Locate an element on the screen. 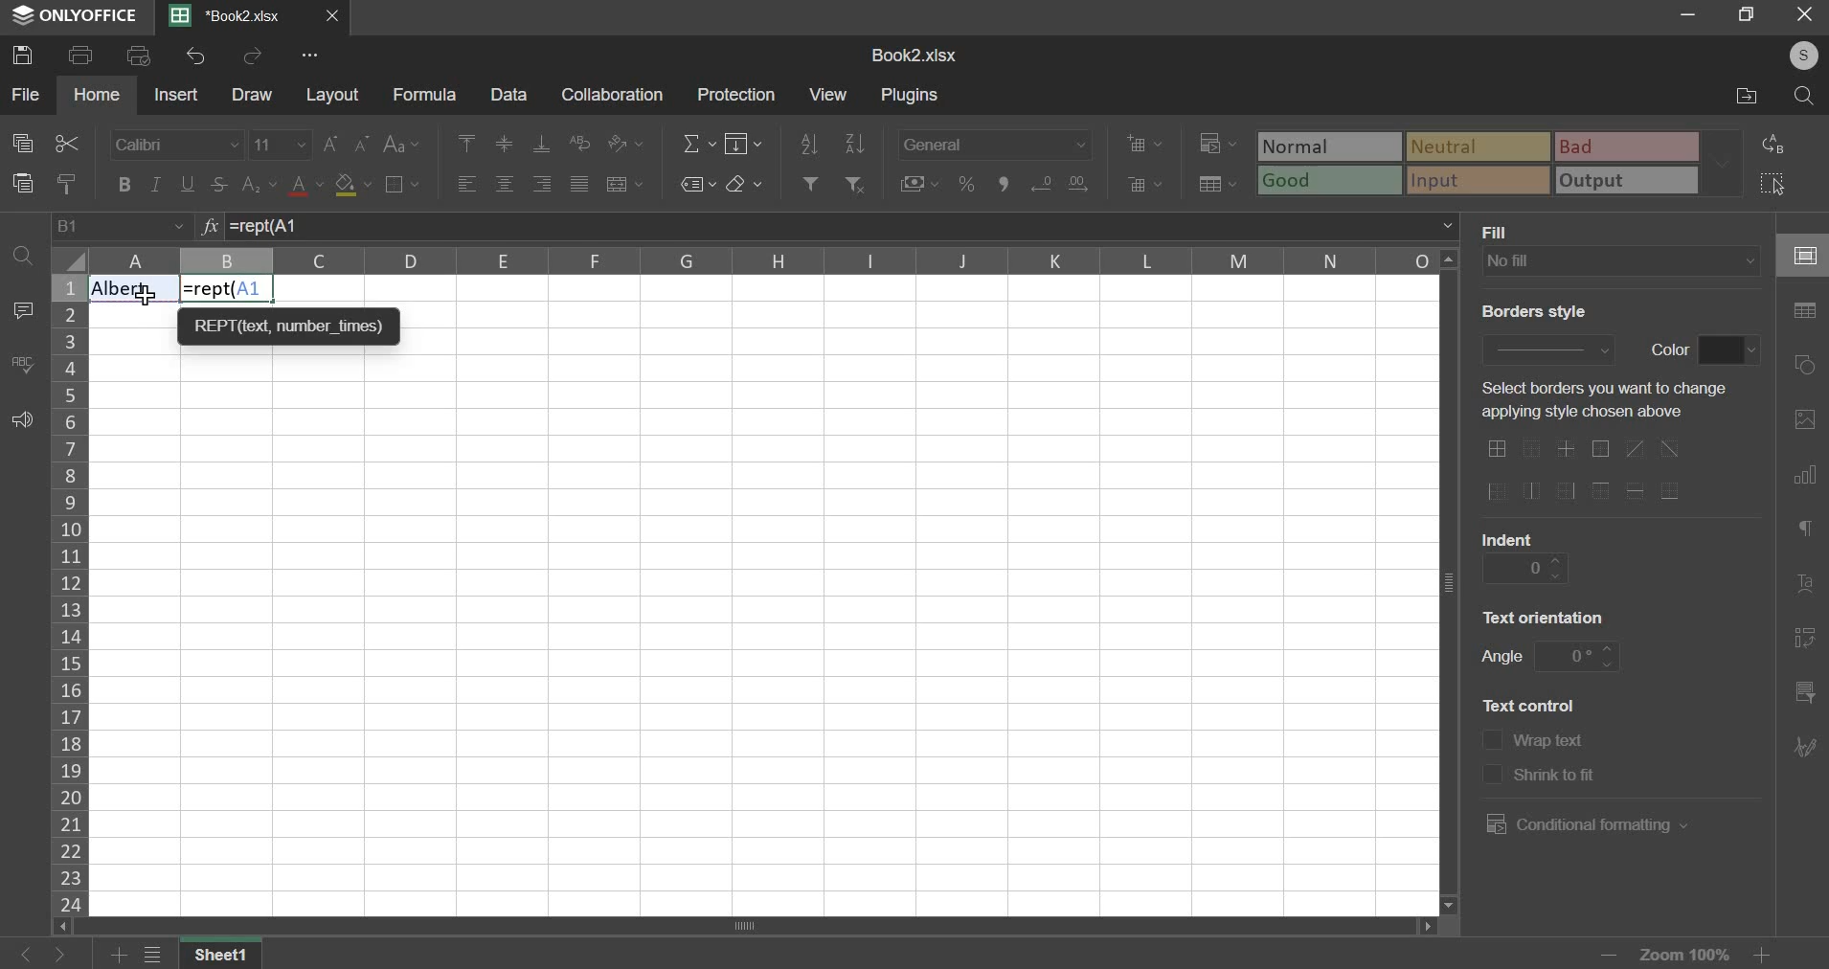 The image size is (1829, 969). horizontal alignment is located at coordinates (505, 184).